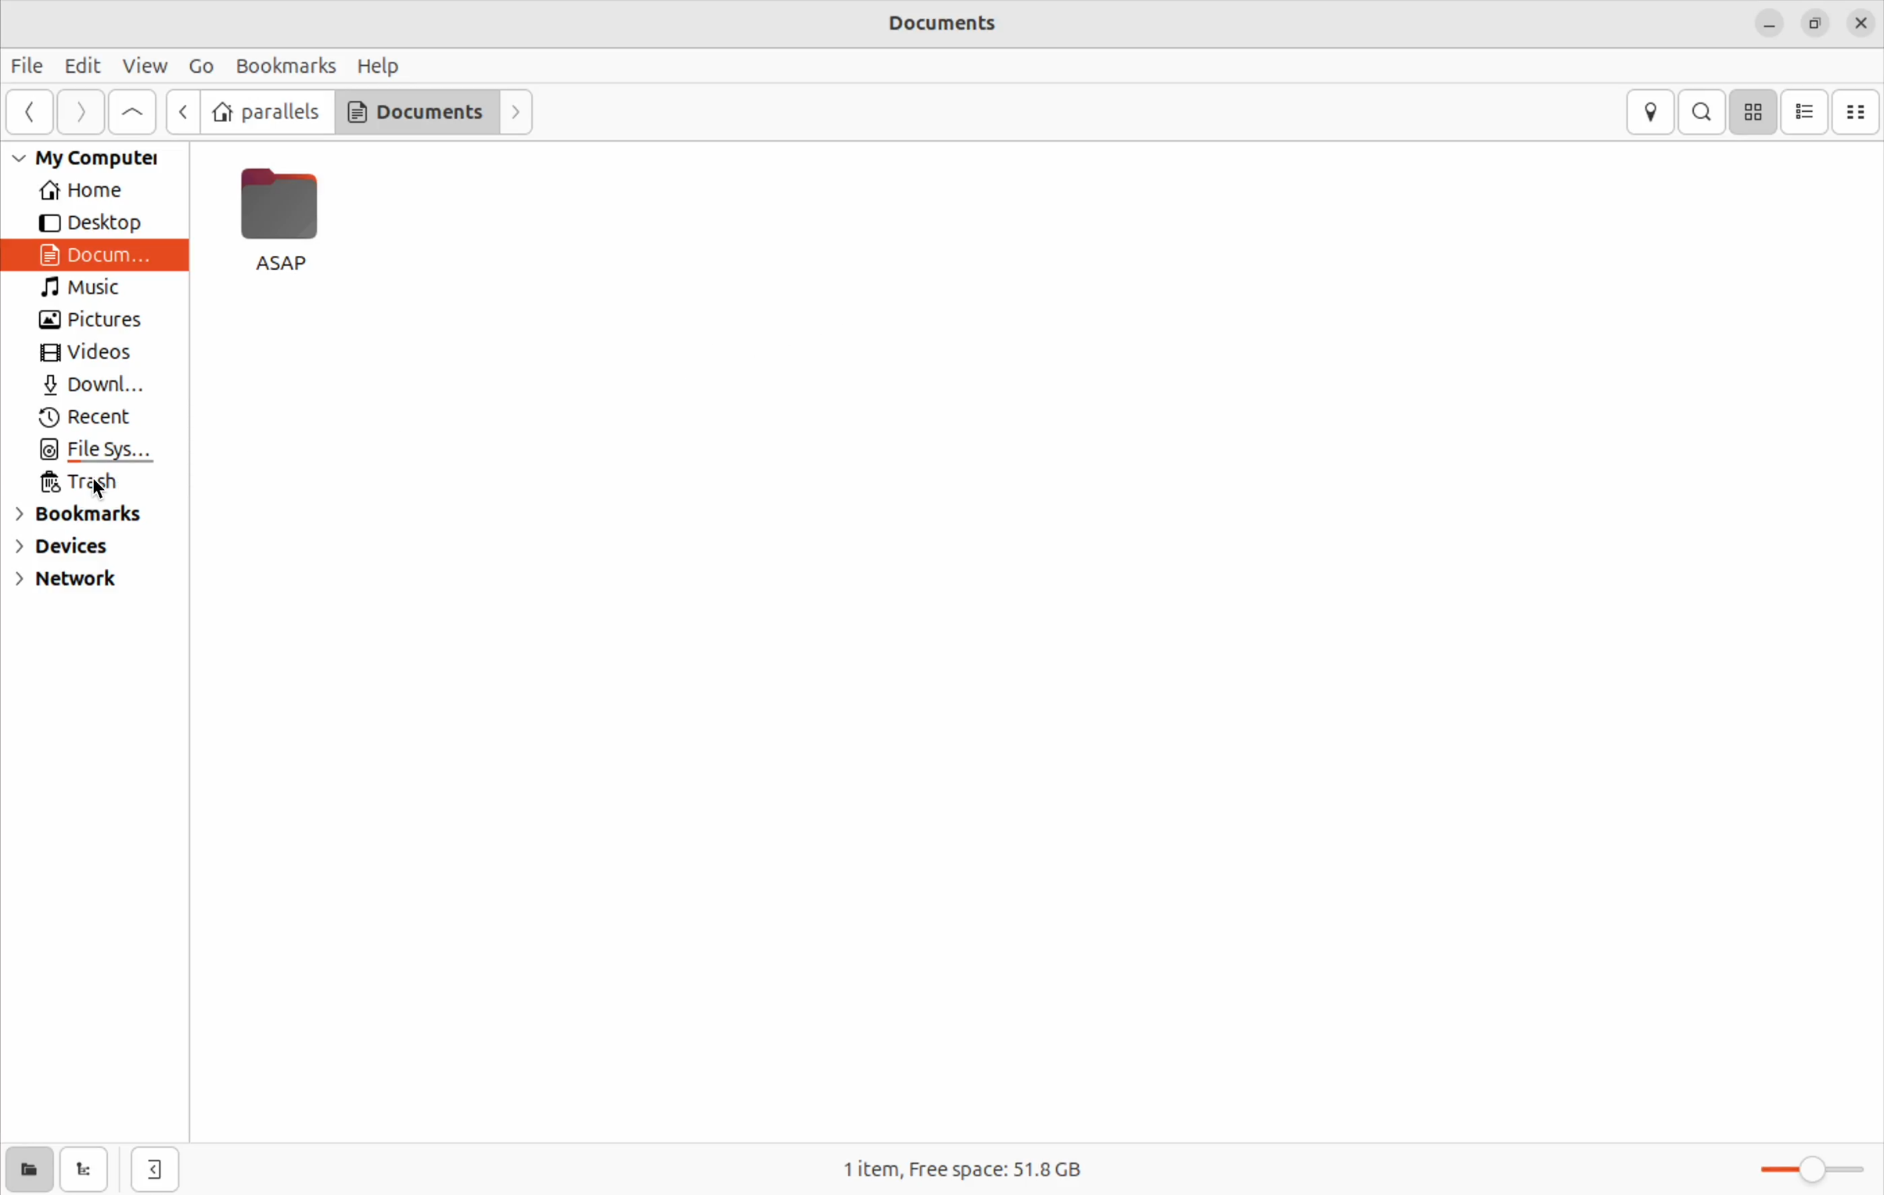 This screenshot has width=1884, height=1195. Describe the element at coordinates (1800, 1169) in the screenshot. I see `Zoom` at that location.